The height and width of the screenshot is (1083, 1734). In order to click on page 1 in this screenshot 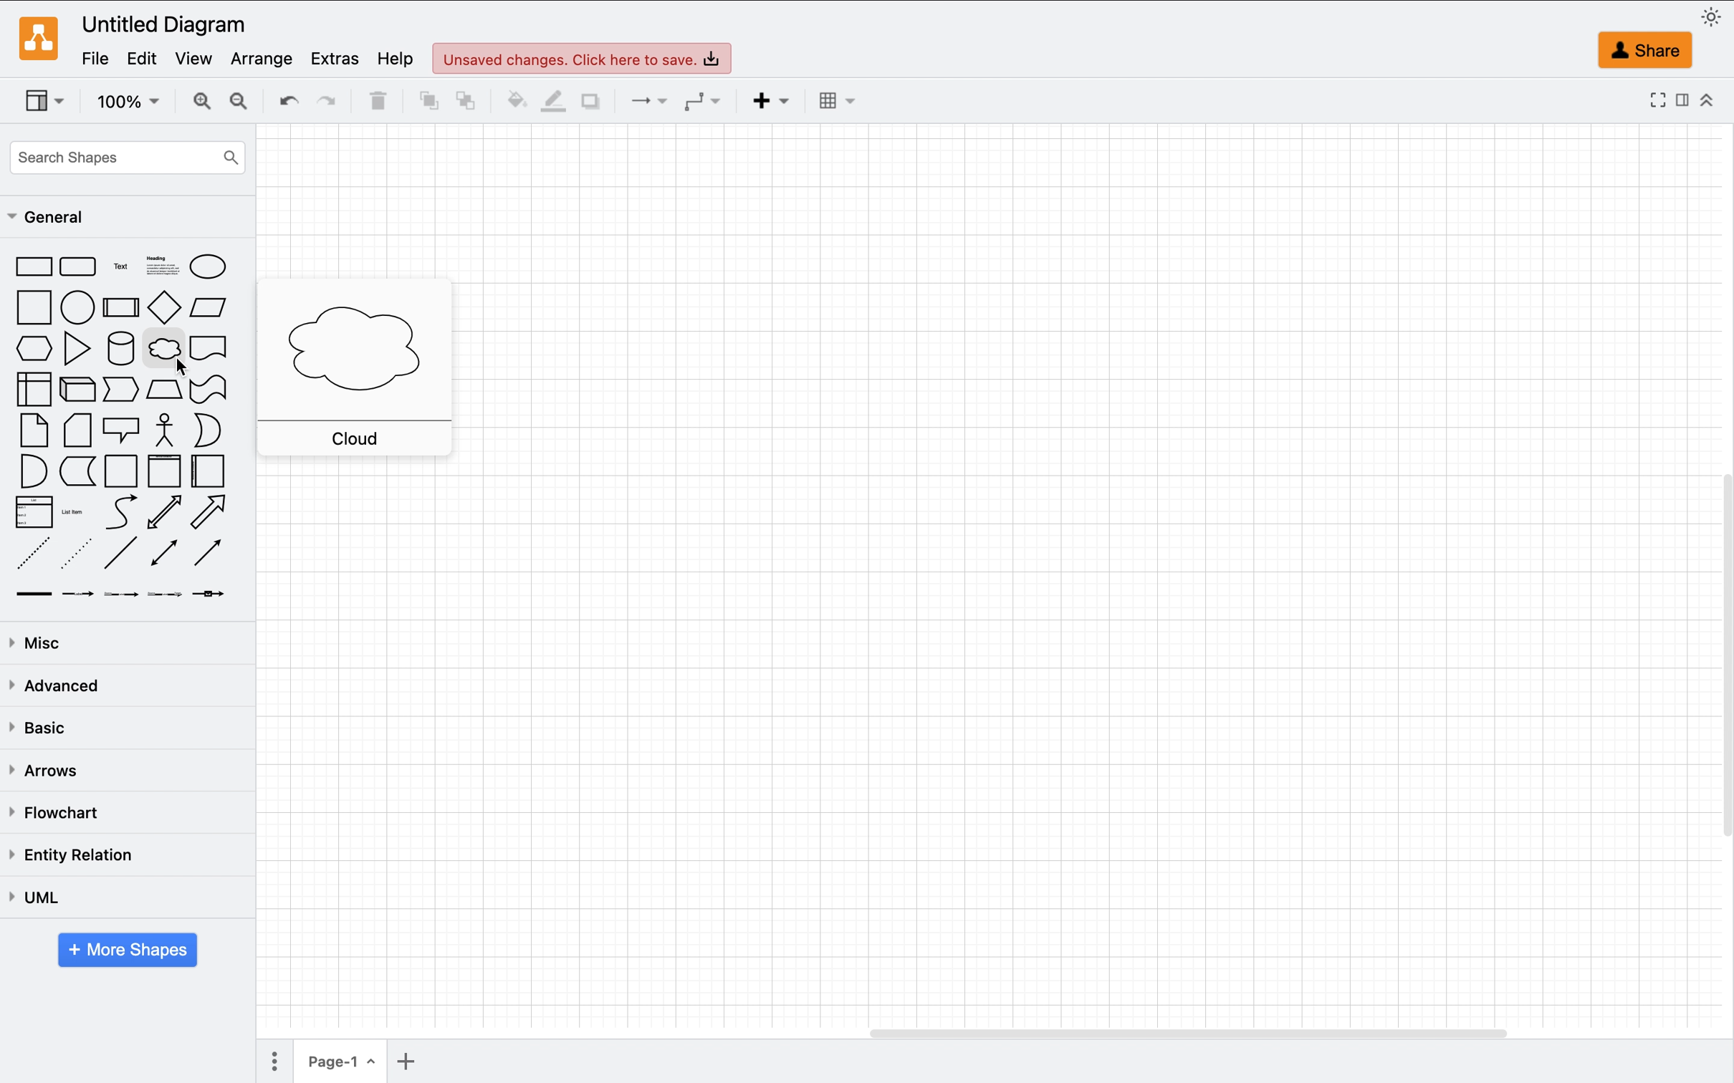, I will do `click(344, 1066)`.